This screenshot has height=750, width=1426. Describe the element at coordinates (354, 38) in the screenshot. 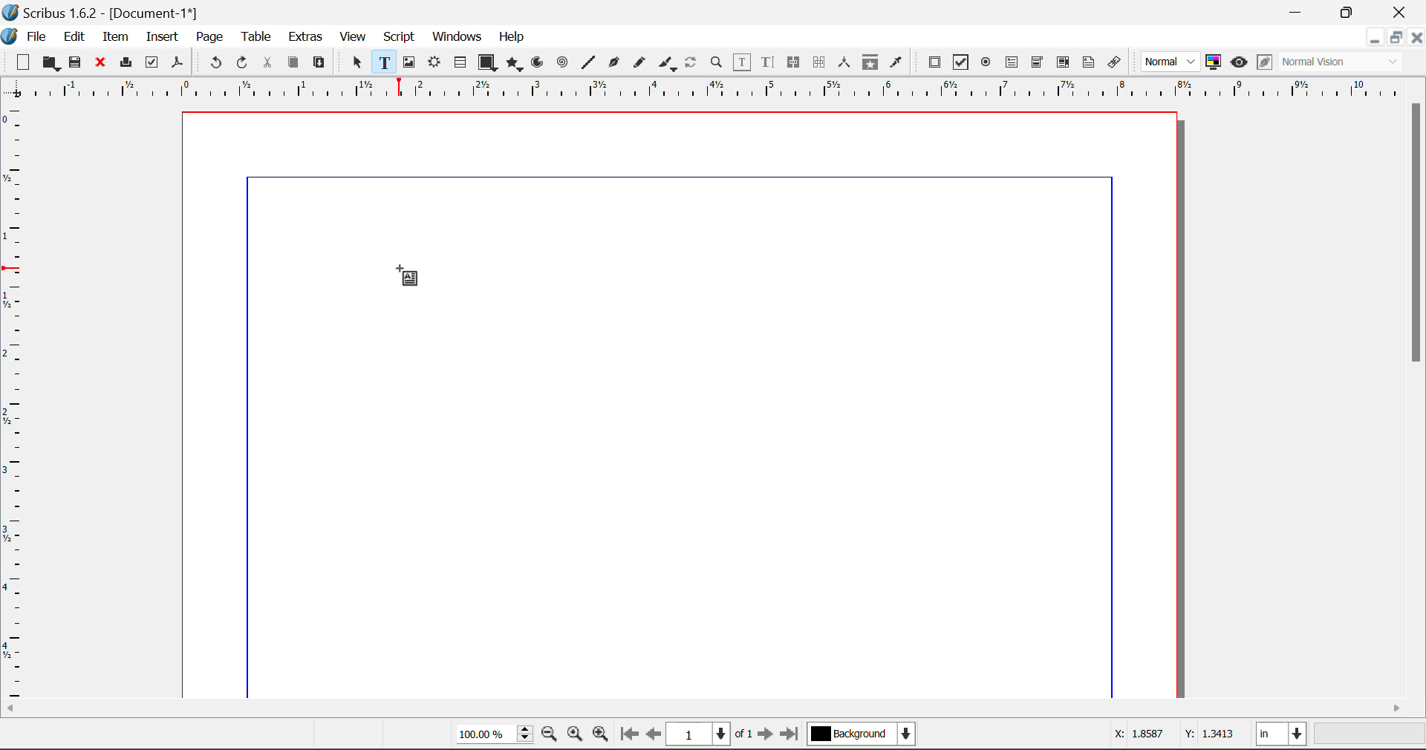

I see `View` at that location.